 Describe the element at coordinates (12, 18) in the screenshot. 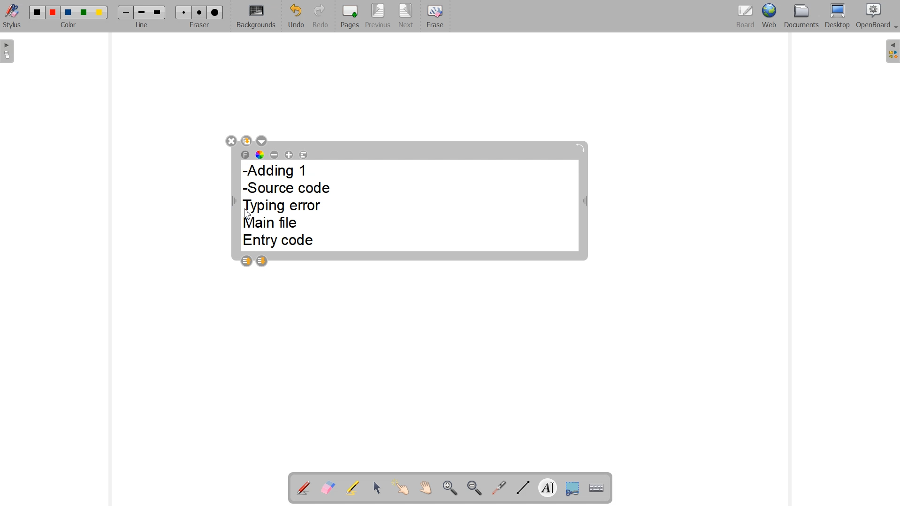

I see `Stylus` at that location.